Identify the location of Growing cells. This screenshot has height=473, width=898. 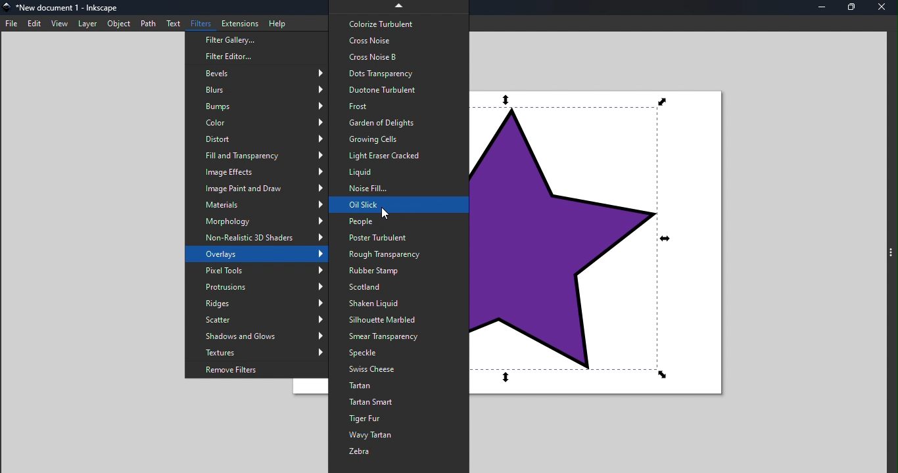
(398, 138).